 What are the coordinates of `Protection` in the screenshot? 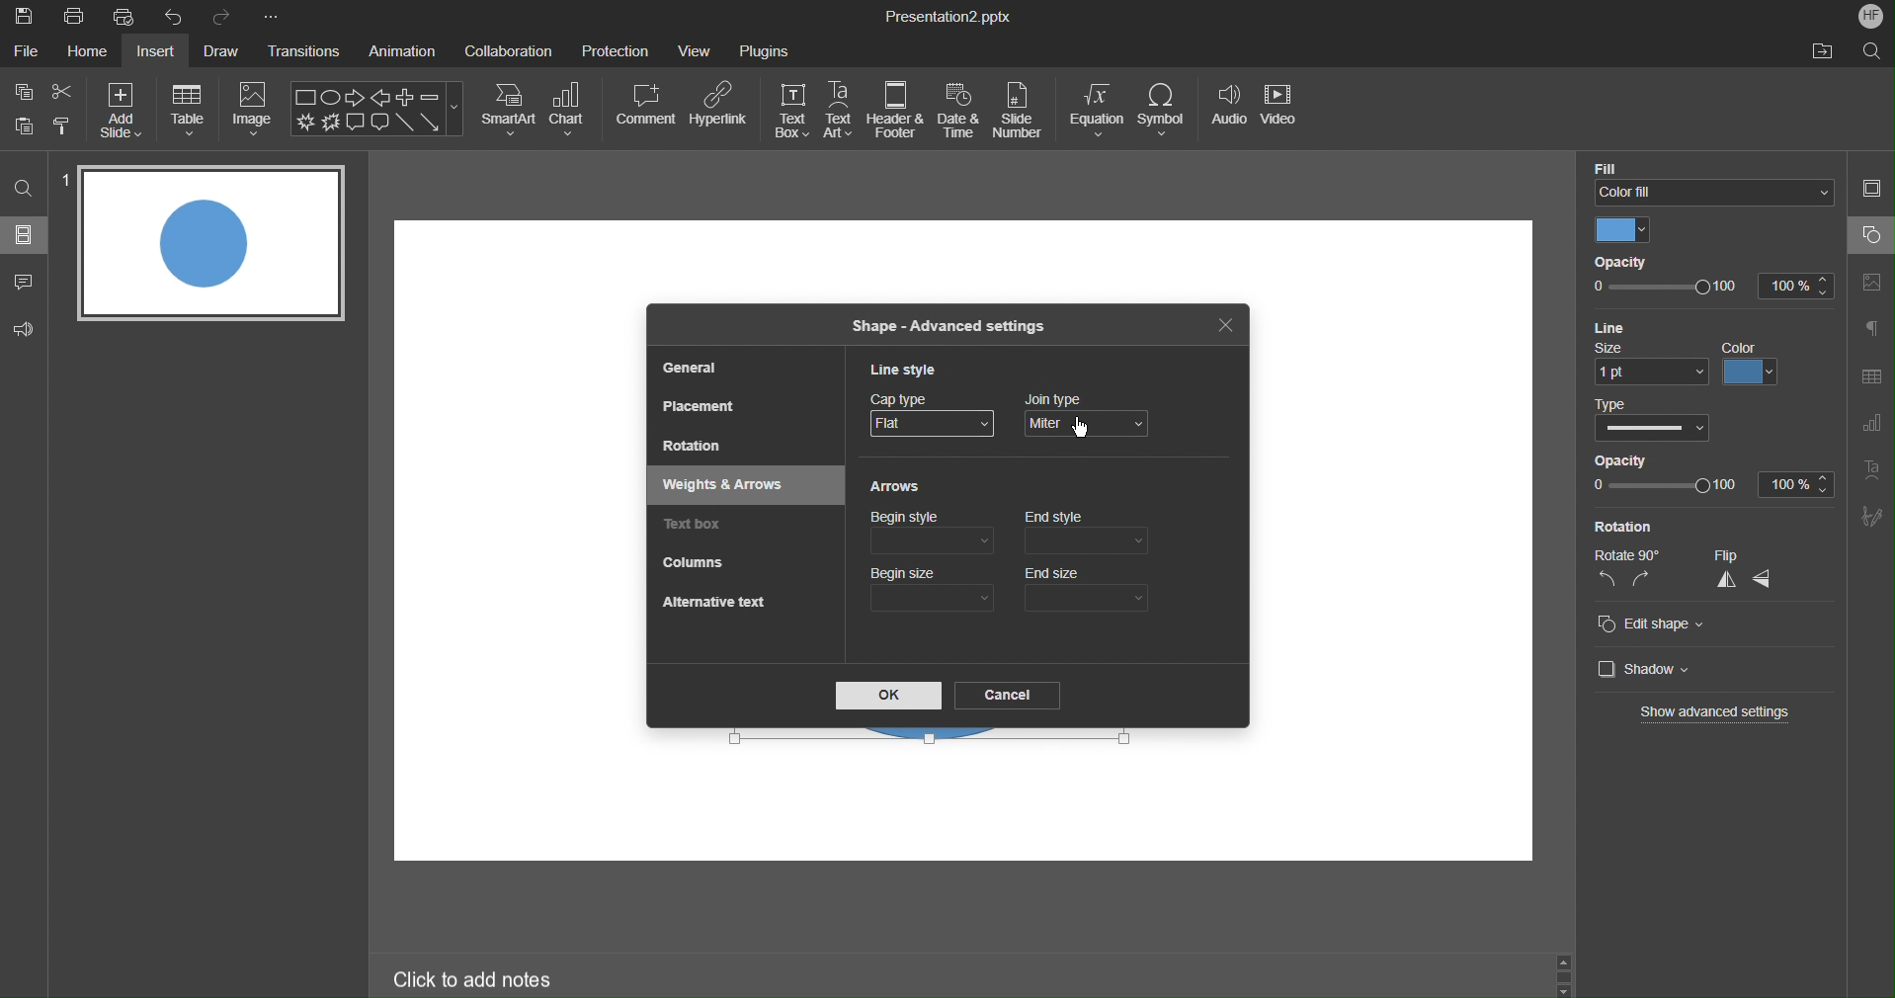 It's located at (616, 49).